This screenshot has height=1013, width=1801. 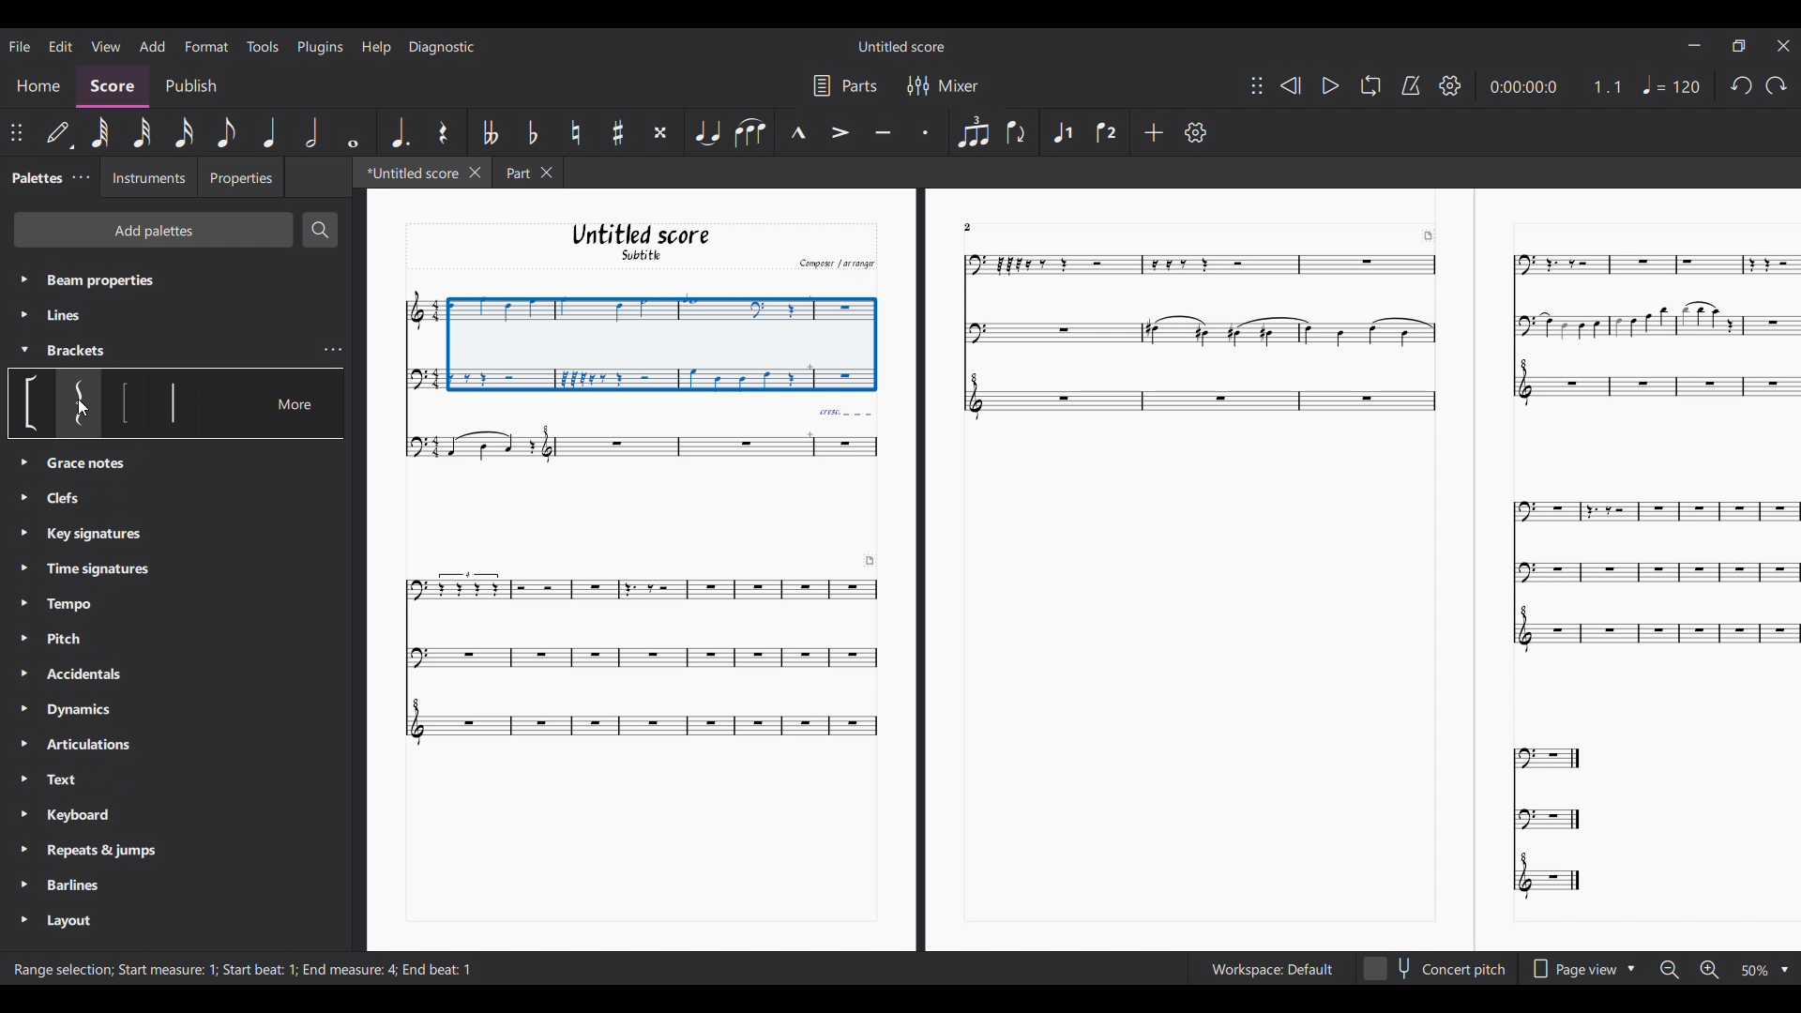 I want to click on , so click(x=1542, y=874).